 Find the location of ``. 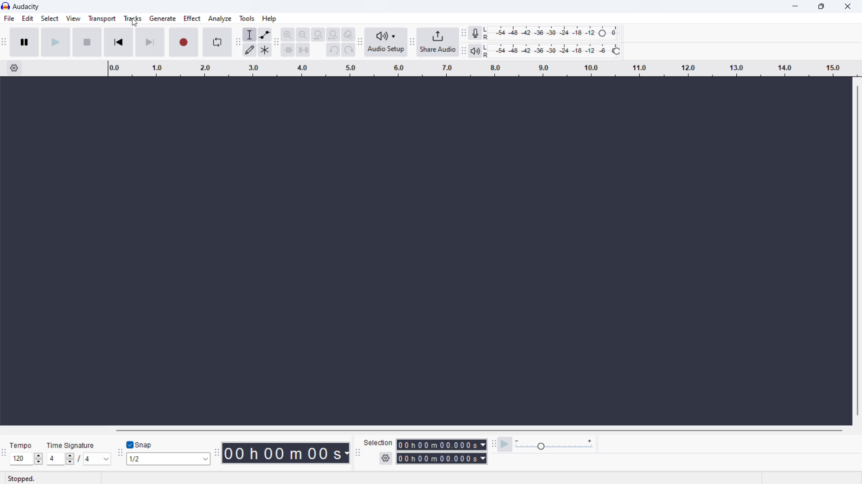

 is located at coordinates (493, 443).